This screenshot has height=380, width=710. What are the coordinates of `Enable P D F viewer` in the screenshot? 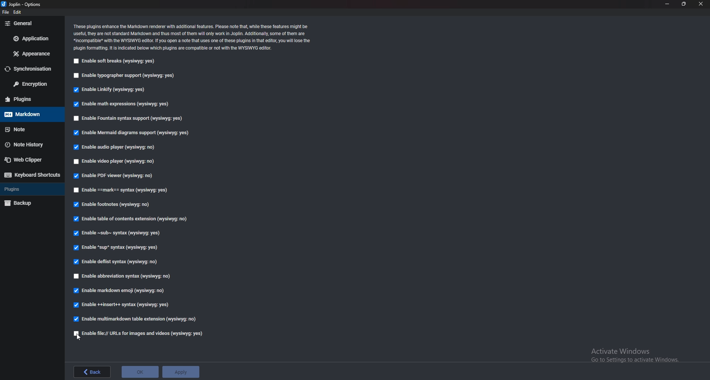 It's located at (112, 176).